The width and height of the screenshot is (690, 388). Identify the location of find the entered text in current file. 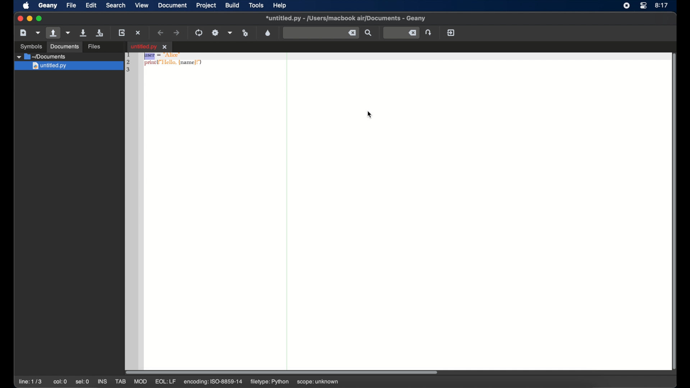
(368, 33).